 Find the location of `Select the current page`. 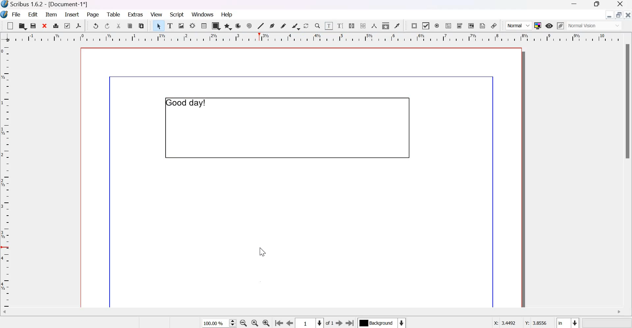

Select the current page is located at coordinates (310, 323).